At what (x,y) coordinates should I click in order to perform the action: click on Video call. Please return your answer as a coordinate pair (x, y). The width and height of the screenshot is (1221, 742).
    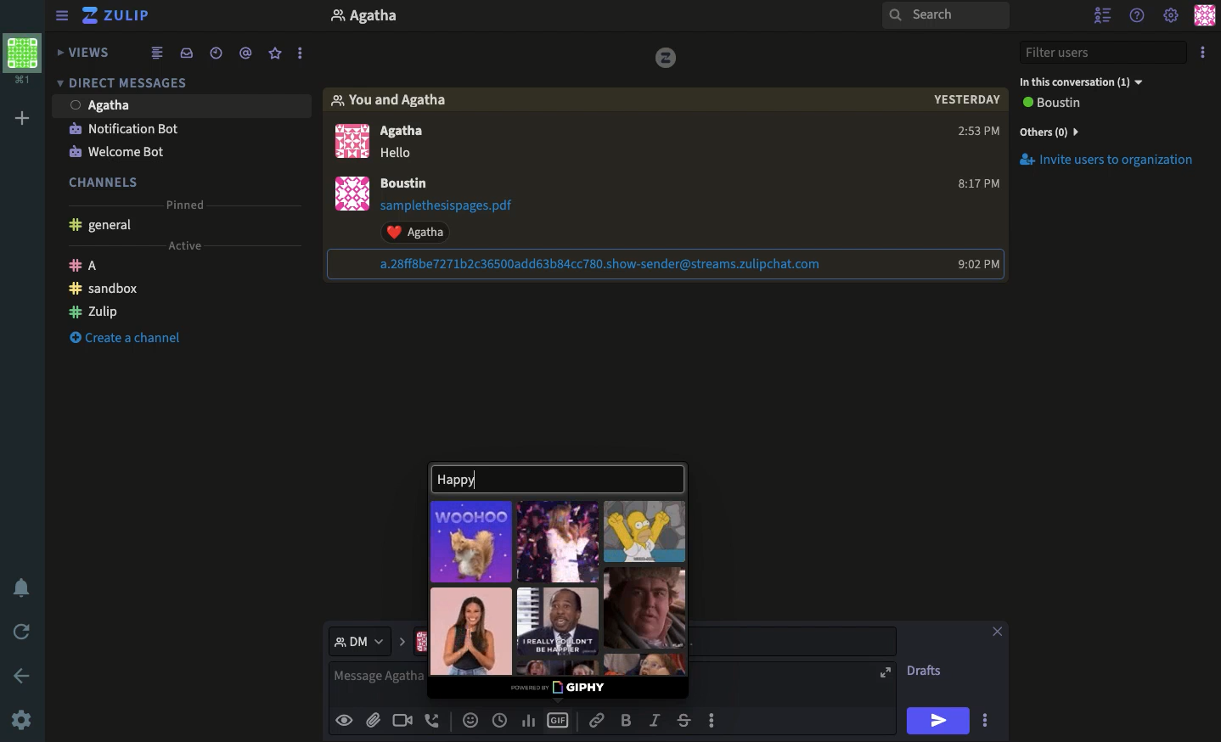
    Looking at the image, I should click on (402, 719).